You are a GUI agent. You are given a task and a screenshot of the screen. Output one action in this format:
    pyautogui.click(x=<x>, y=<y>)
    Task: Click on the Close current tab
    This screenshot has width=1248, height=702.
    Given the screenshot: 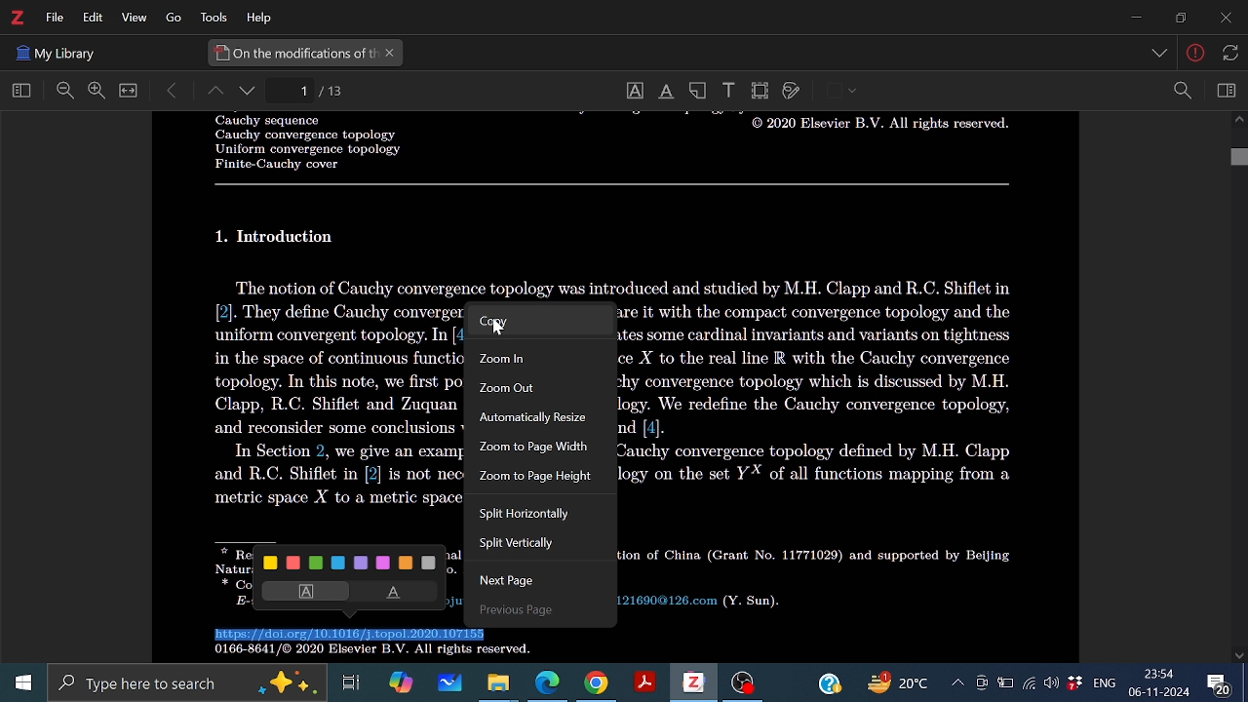 What is the action you would take?
    pyautogui.click(x=391, y=54)
    